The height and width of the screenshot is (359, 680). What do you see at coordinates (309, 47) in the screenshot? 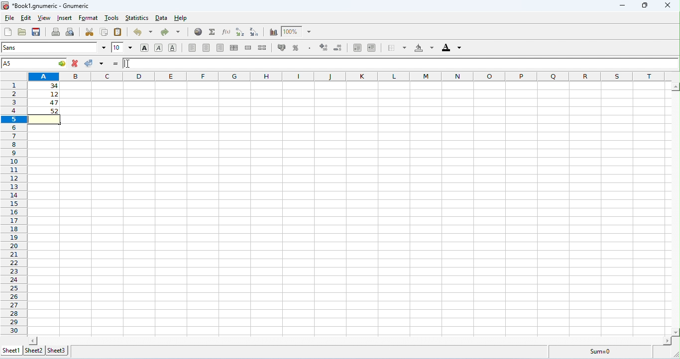
I see `includes a thousands separator` at bounding box center [309, 47].